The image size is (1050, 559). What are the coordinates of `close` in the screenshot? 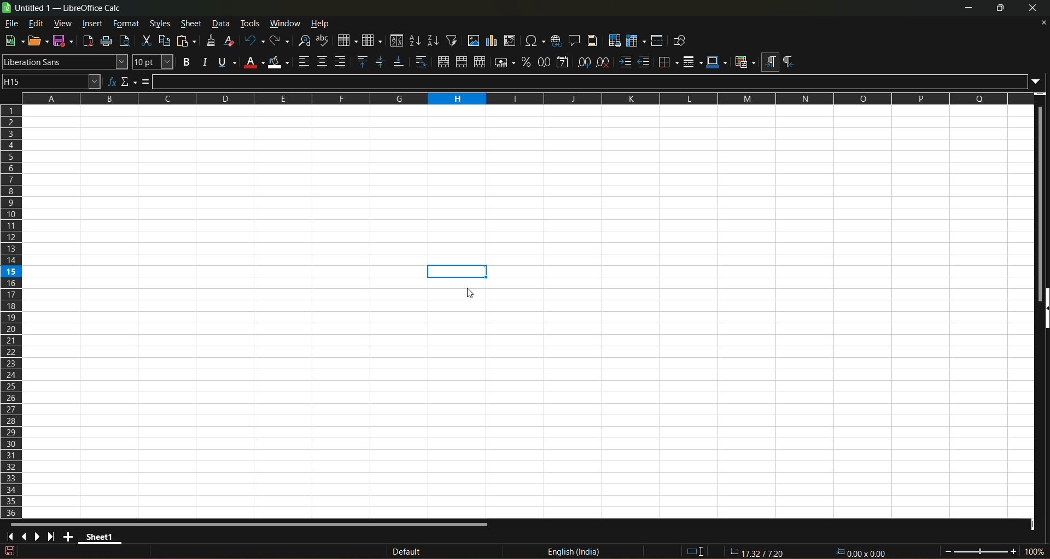 It's located at (1034, 9).